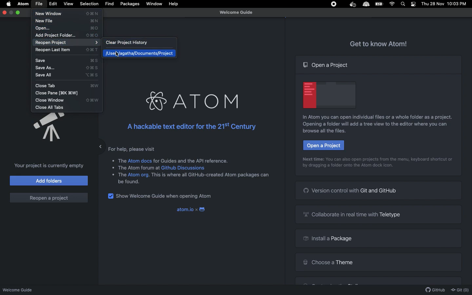  What do you see at coordinates (11, 12) in the screenshot?
I see `minimize` at bounding box center [11, 12].